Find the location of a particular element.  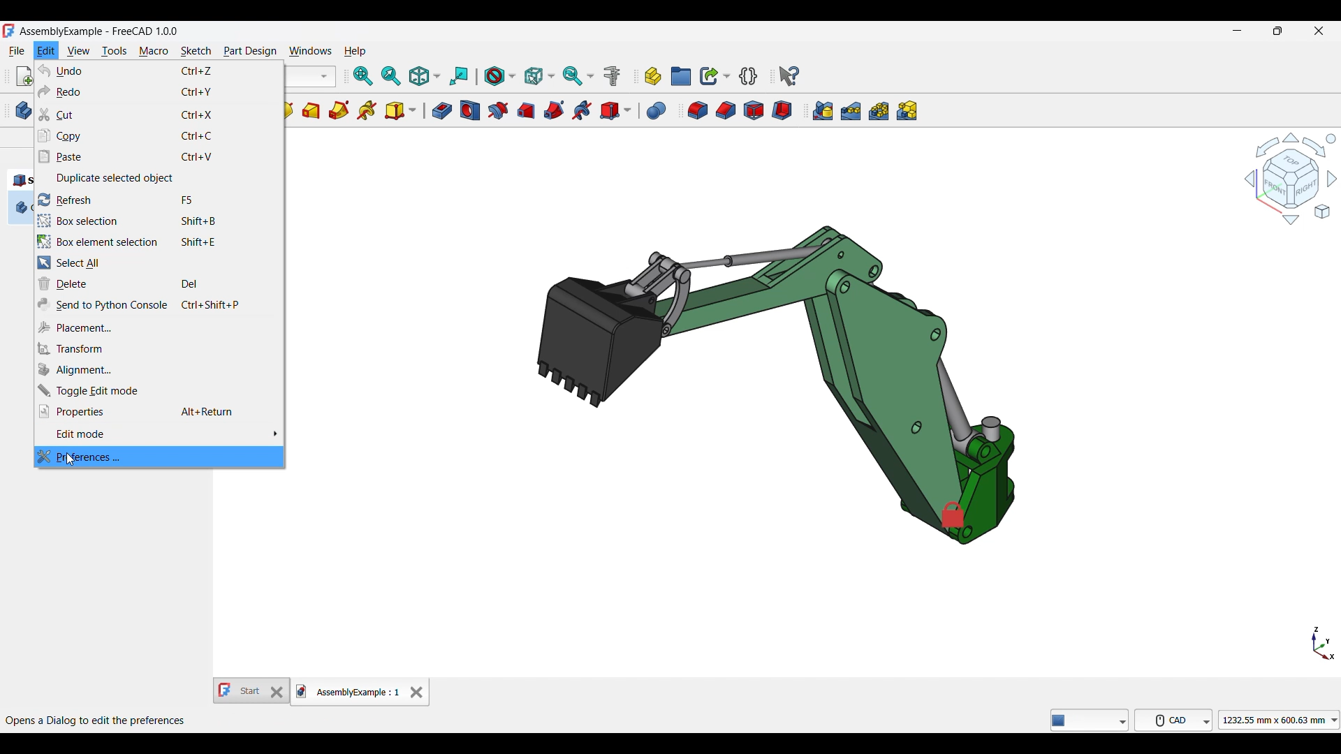

Create a variable set is located at coordinates (749, 76).